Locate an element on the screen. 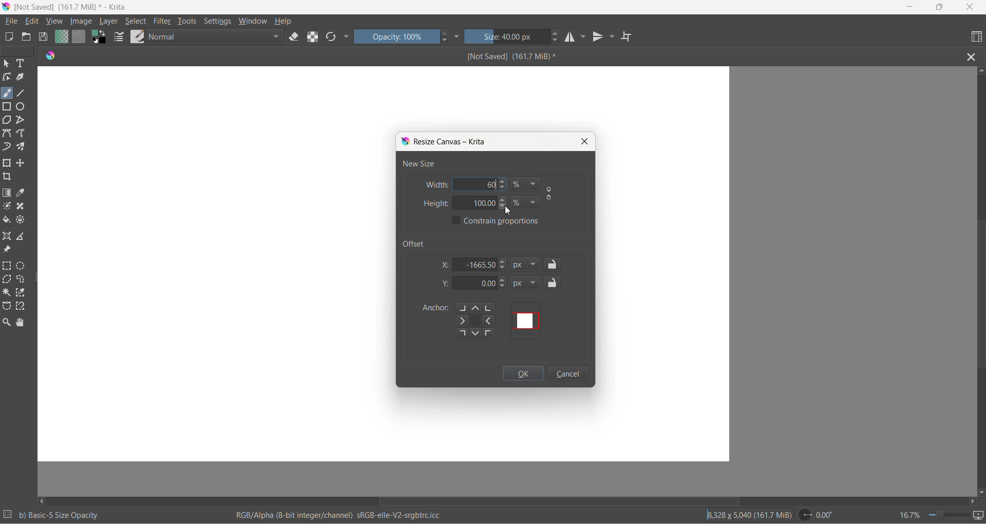 The height and width of the screenshot is (524, 986). increment width is located at coordinates (504, 182).